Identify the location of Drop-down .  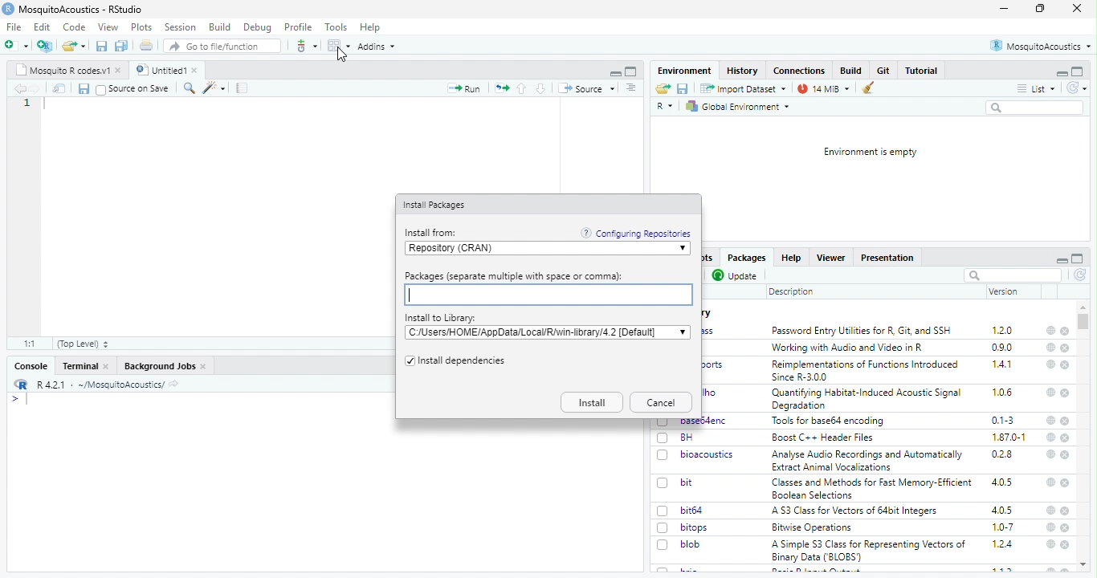
(683, 249).